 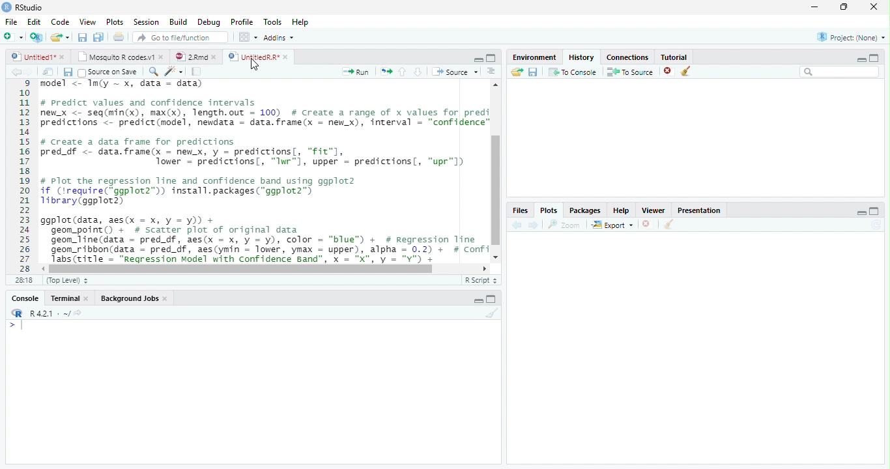 What do you see at coordinates (38, 56) in the screenshot?
I see `Untitled` at bounding box center [38, 56].